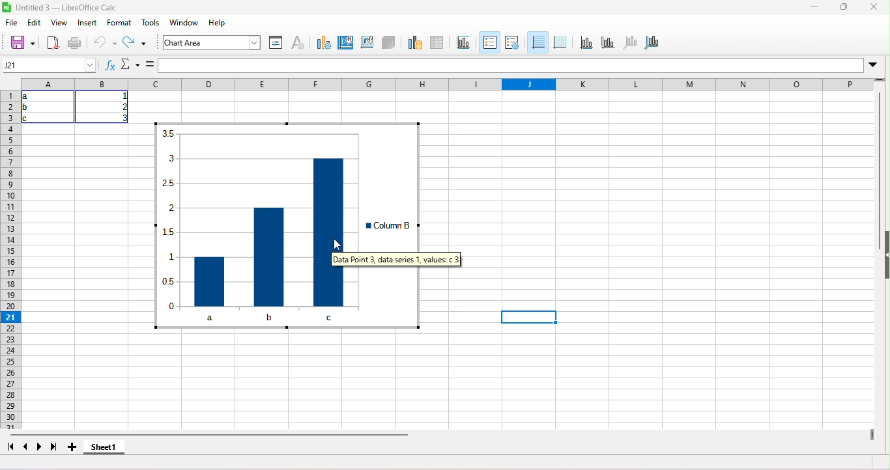  I want to click on legends on/off, so click(489, 40).